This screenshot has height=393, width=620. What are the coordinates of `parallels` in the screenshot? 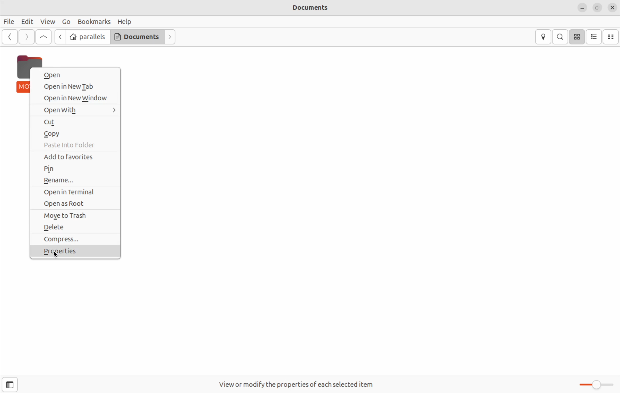 It's located at (88, 36).